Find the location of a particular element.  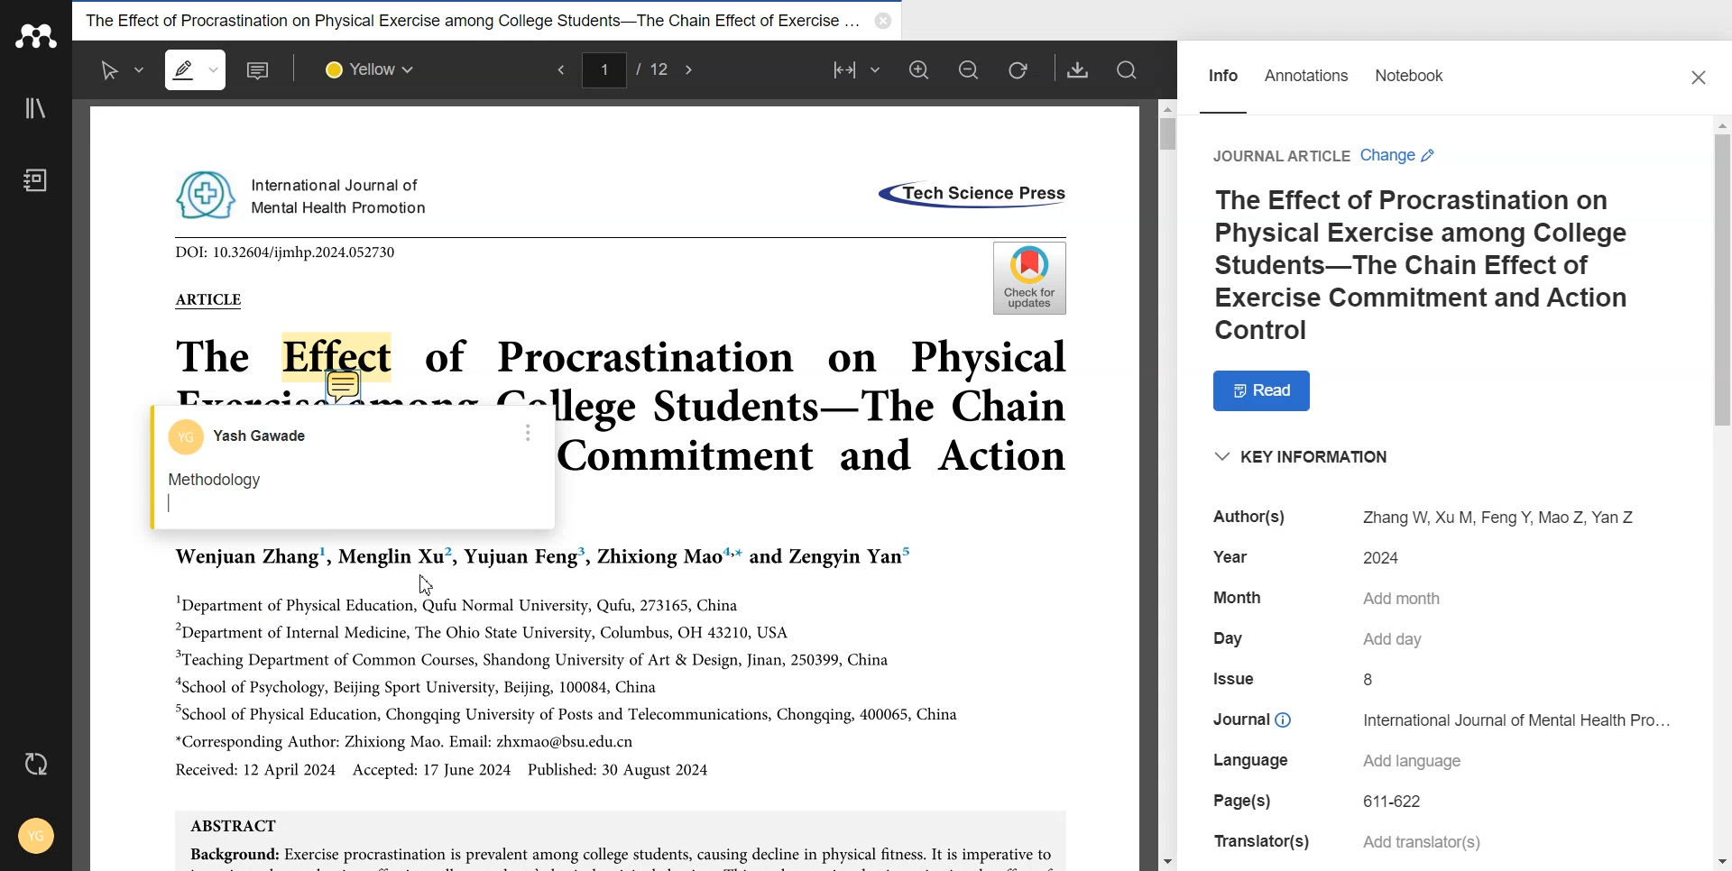

Journal Article is located at coordinates (1279, 156).